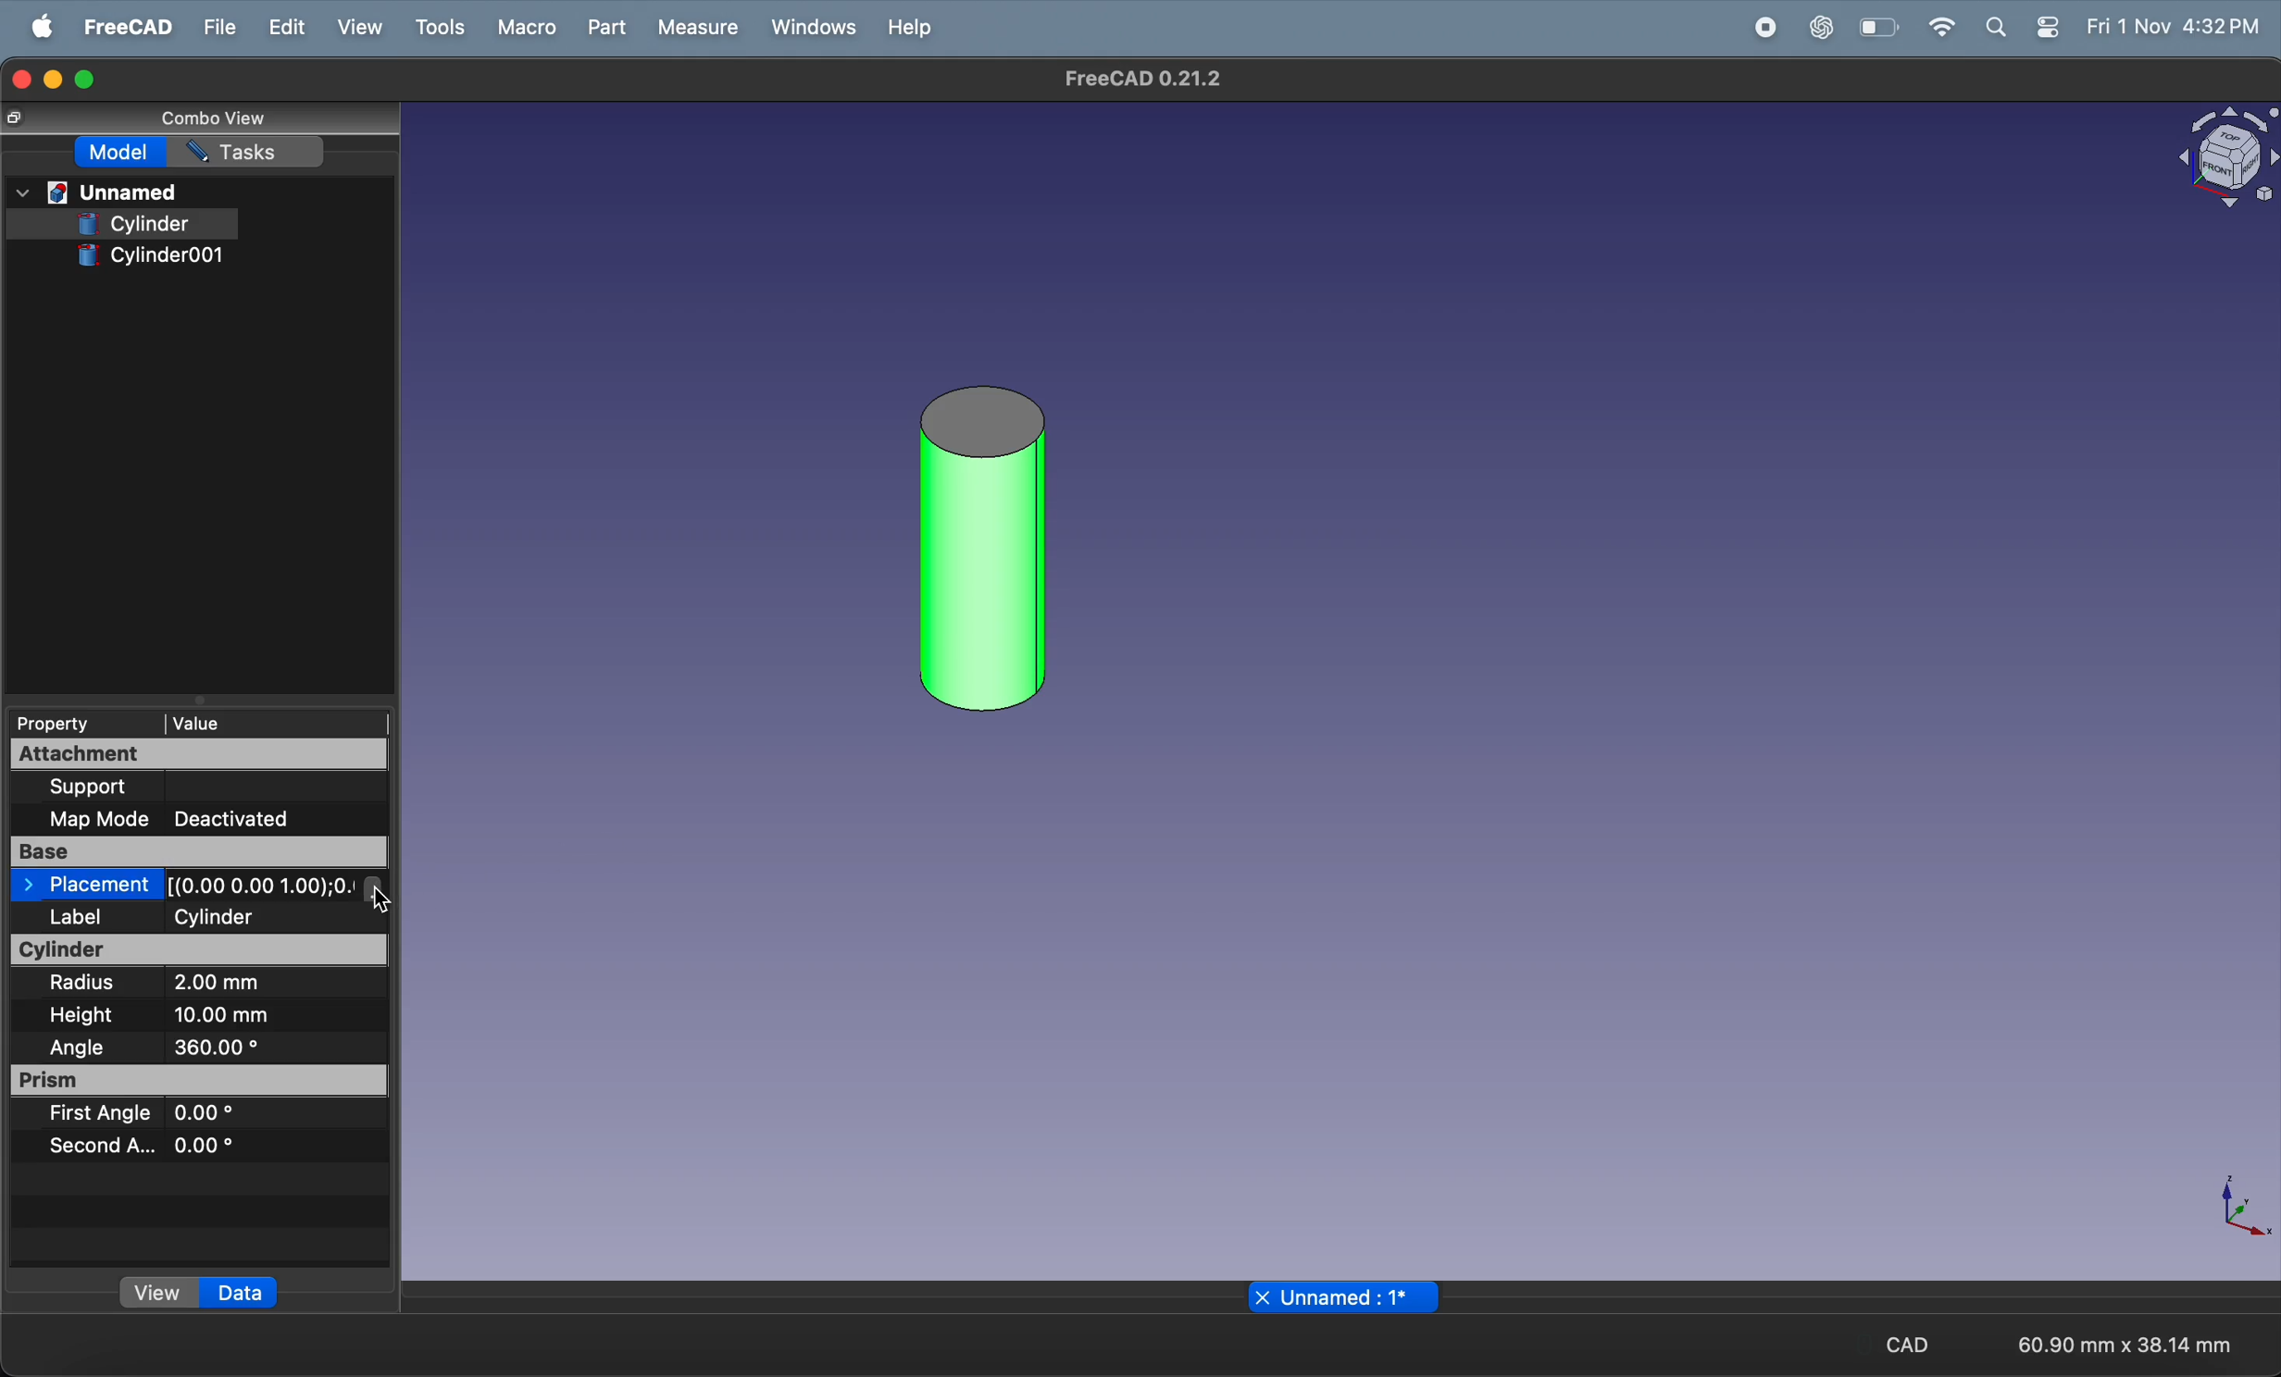 This screenshot has height=1377, width=2281. Describe the element at coordinates (263, 916) in the screenshot. I see `cylinder` at that location.